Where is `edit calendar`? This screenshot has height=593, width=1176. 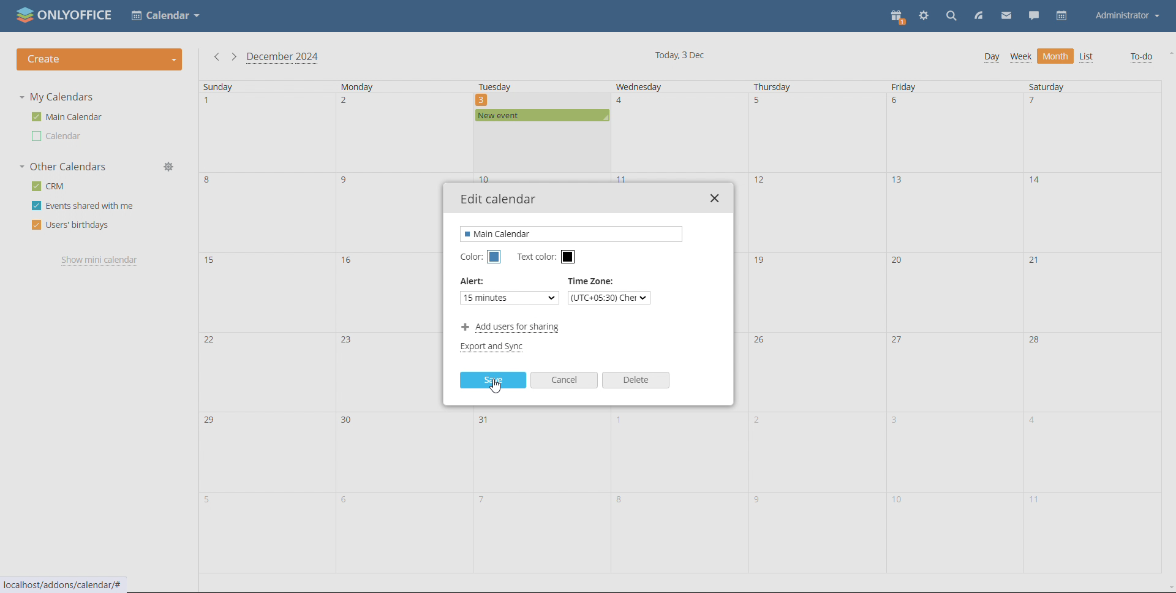 edit calendar is located at coordinates (499, 199).